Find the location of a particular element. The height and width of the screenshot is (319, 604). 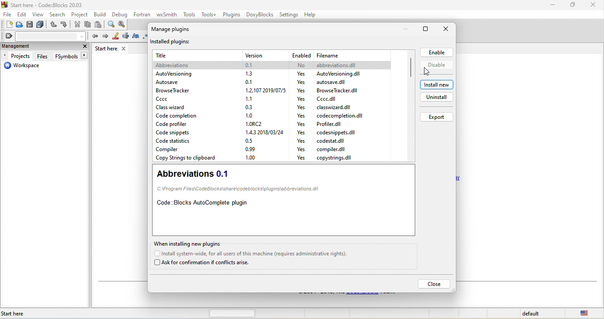

prev is located at coordinates (93, 35).